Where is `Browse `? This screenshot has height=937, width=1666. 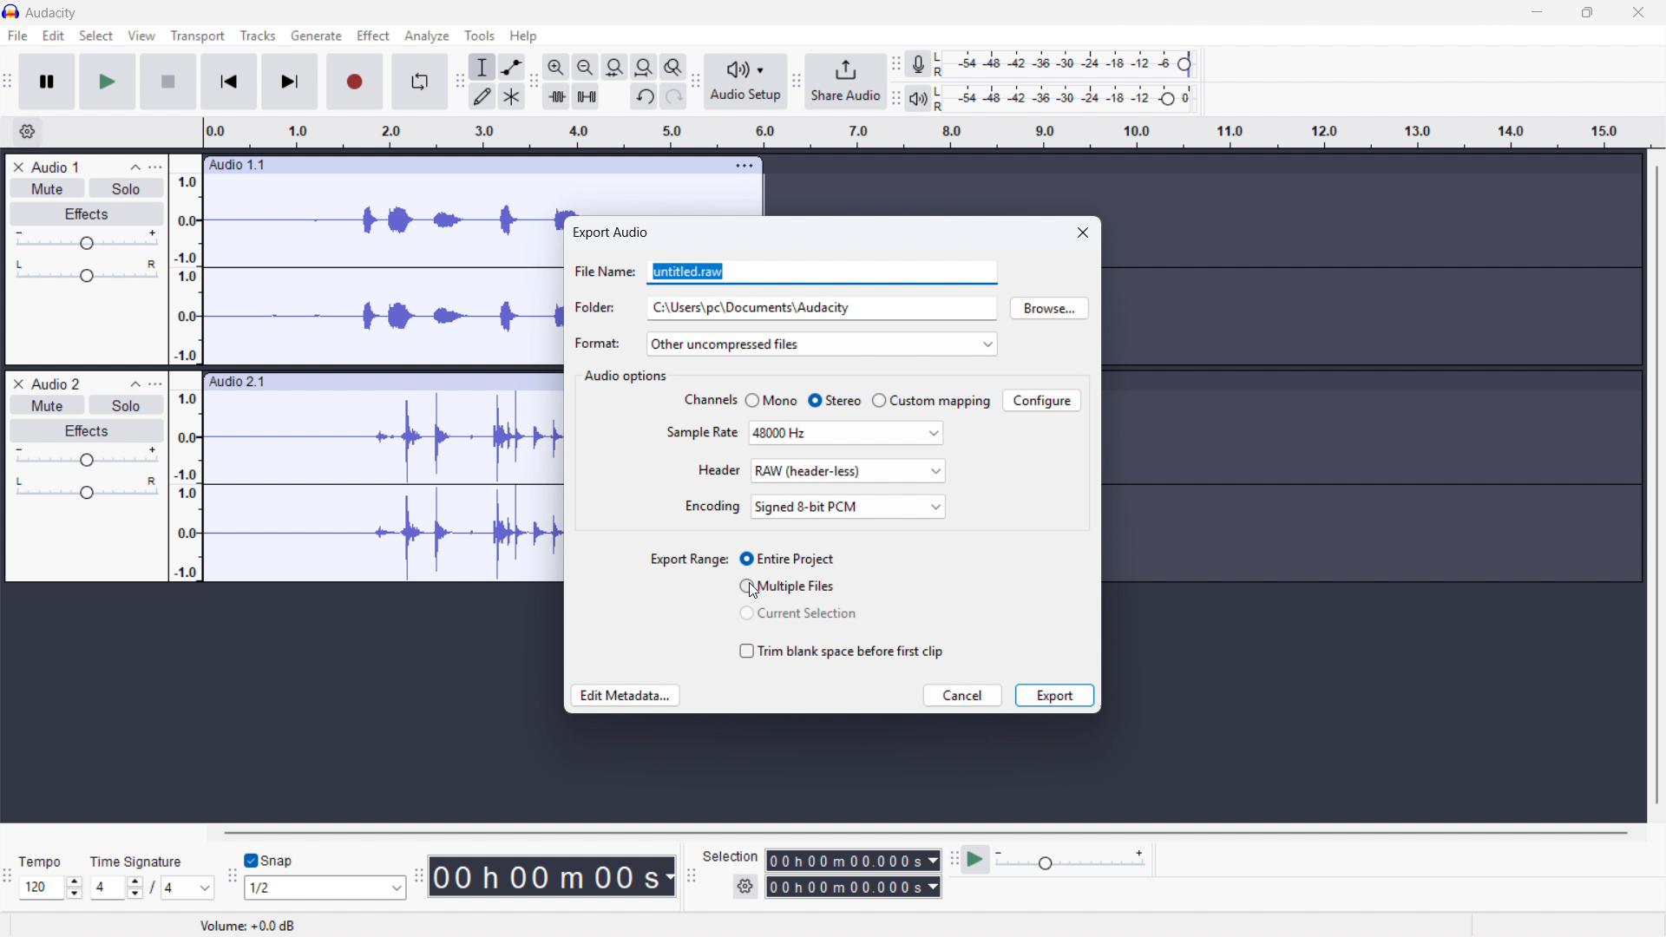 Browse  is located at coordinates (1049, 308).